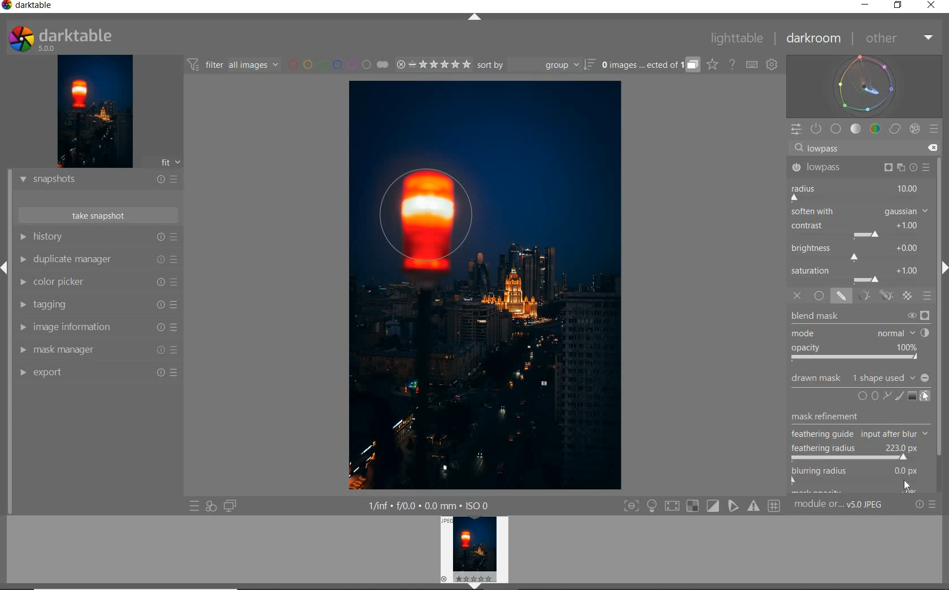 The image size is (949, 590). Describe the element at coordinates (873, 296) in the screenshot. I see `MASK OPTIONS` at that location.